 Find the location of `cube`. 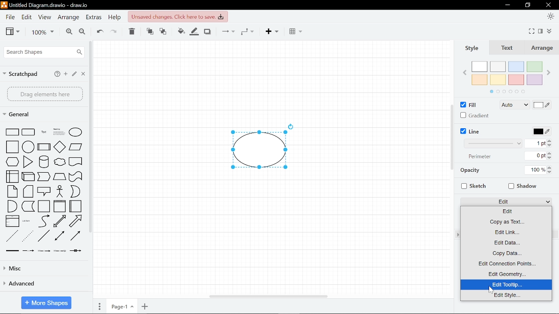

cube is located at coordinates (29, 177).